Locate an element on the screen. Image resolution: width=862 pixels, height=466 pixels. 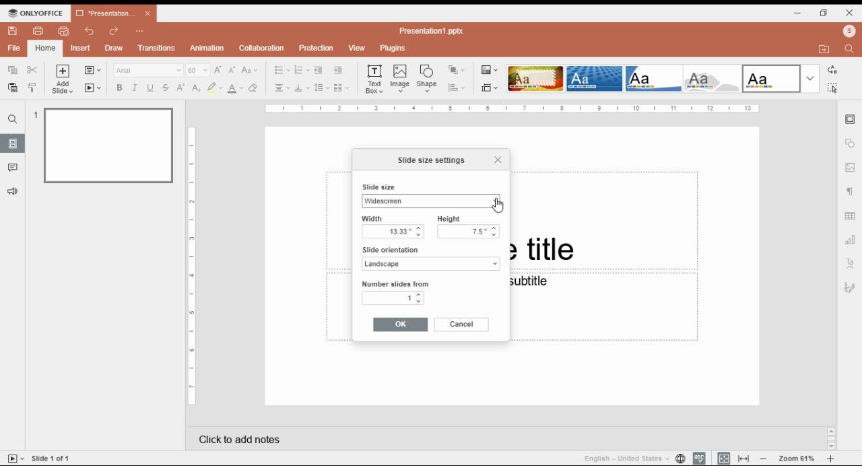
spell check is located at coordinates (699, 458).